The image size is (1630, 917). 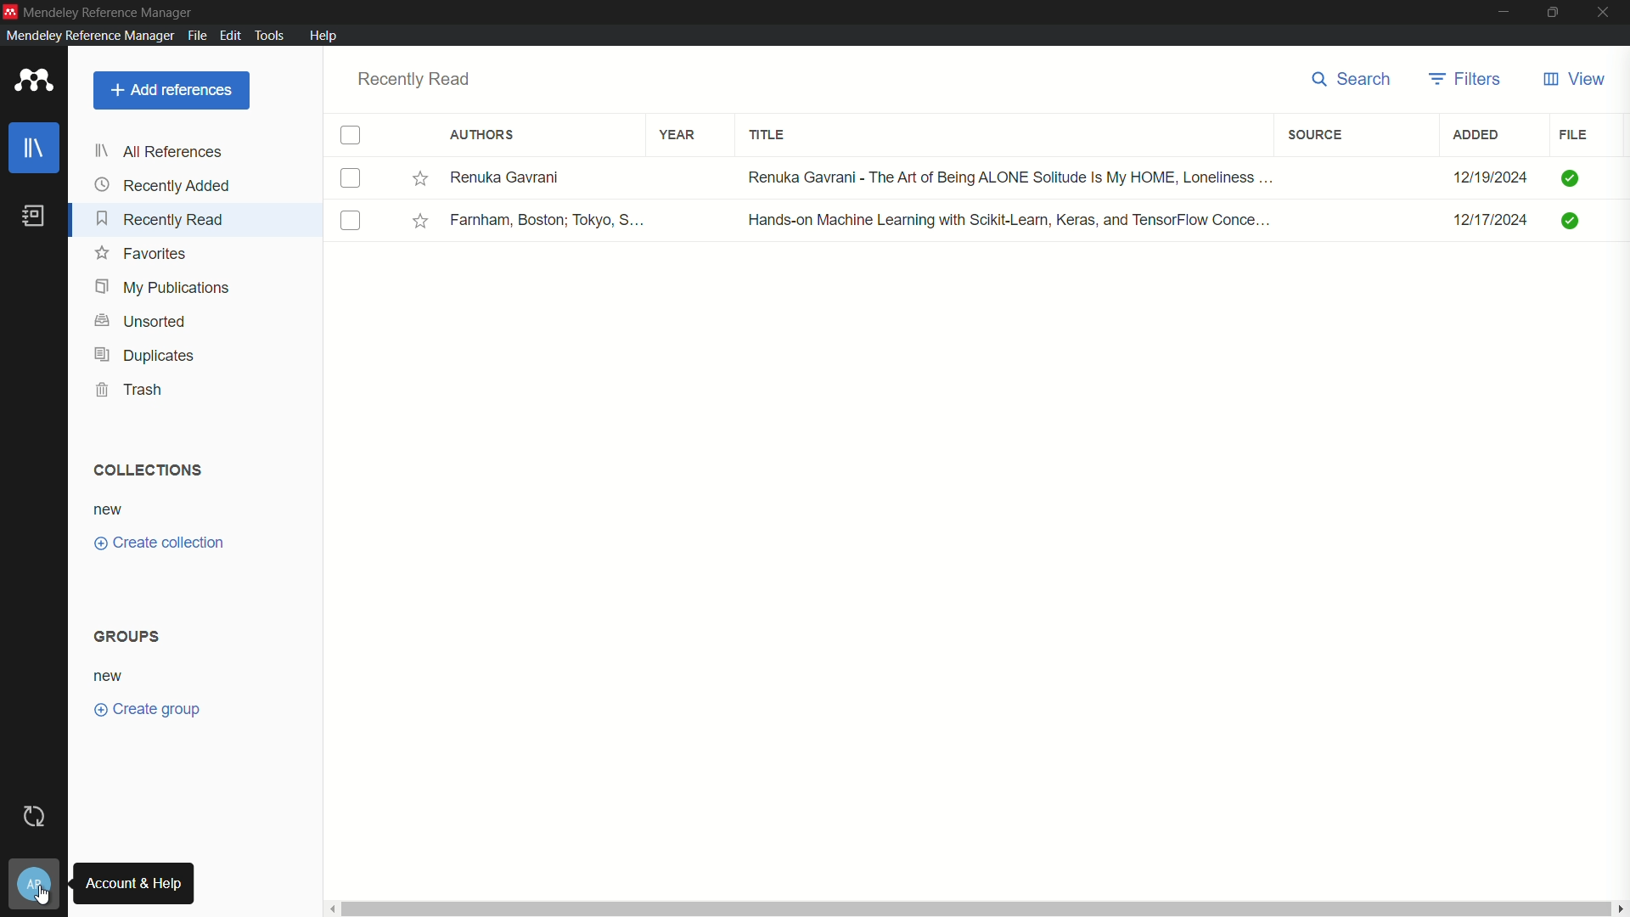 What do you see at coordinates (138, 322) in the screenshot?
I see `unsorted` at bounding box center [138, 322].